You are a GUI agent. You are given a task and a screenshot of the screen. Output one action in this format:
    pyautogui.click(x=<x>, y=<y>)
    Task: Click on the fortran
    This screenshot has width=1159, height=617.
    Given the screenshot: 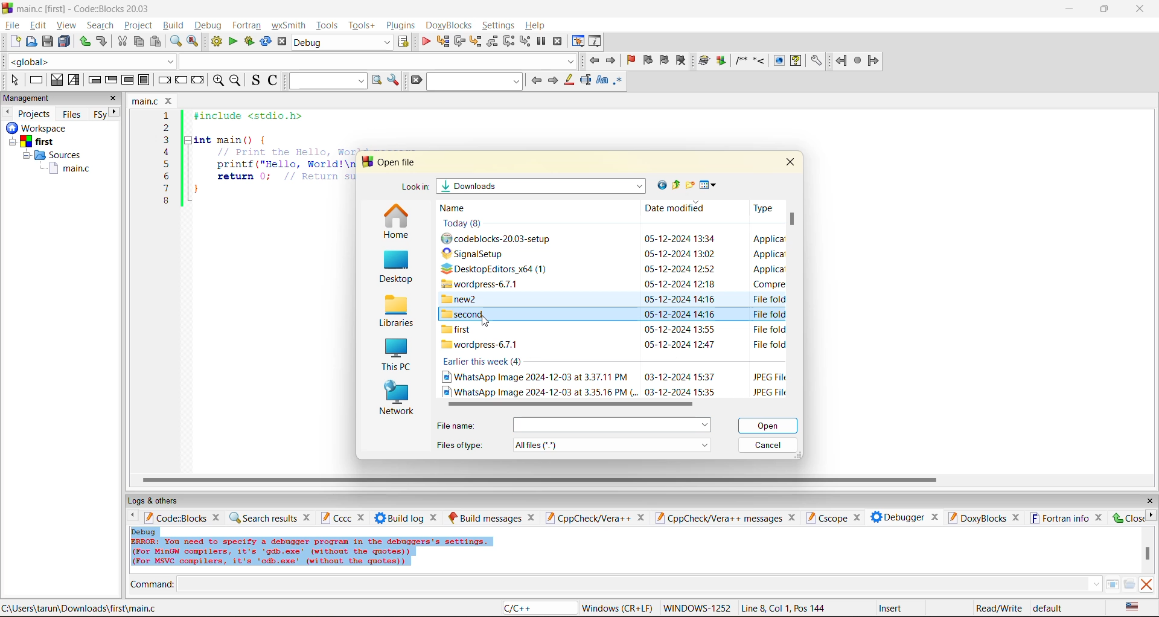 What is the action you would take?
    pyautogui.click(x=247, y=25)
    